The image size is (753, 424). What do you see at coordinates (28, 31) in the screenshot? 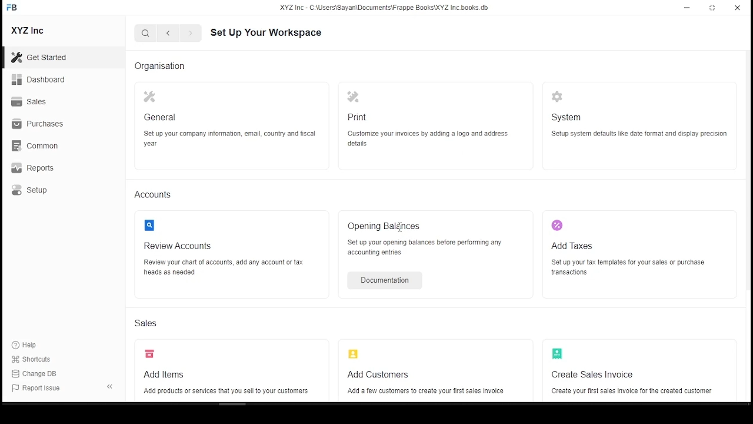
I see `XYZ Inc` at bounding box center [28, 31].